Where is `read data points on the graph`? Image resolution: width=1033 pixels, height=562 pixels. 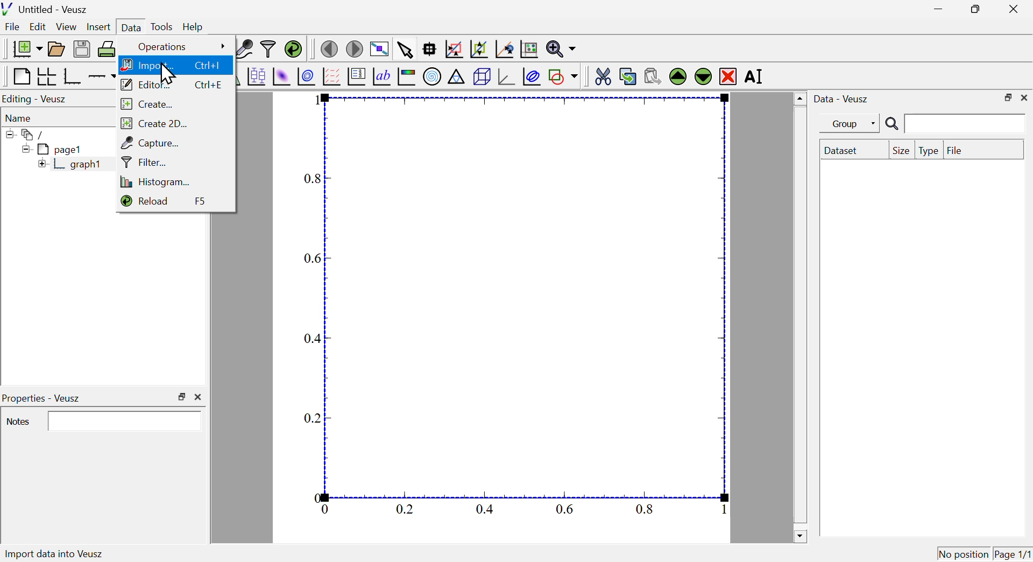 read data points on the graph is located at coordinates (430, 50).